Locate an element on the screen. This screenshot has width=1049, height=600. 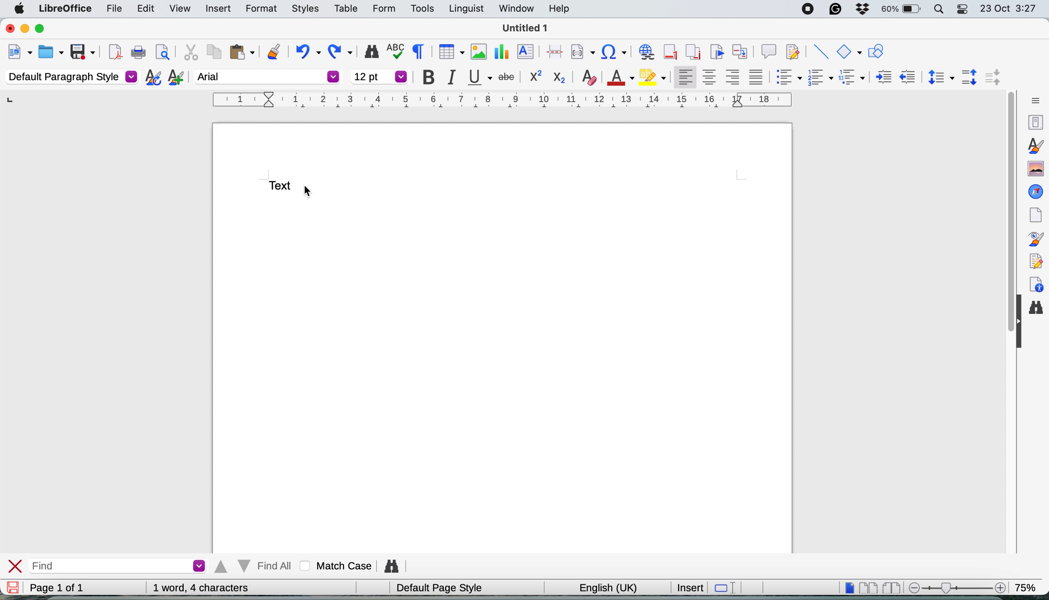
undo is located at coordinates (307, 52).